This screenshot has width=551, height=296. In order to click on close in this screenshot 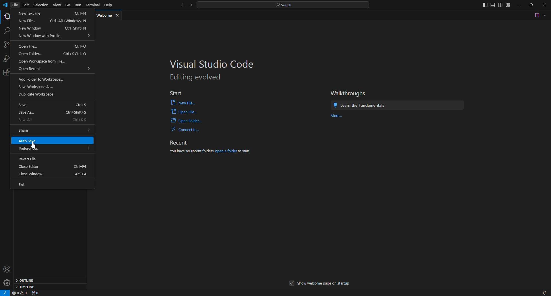, I will do `click(119, 16)`.